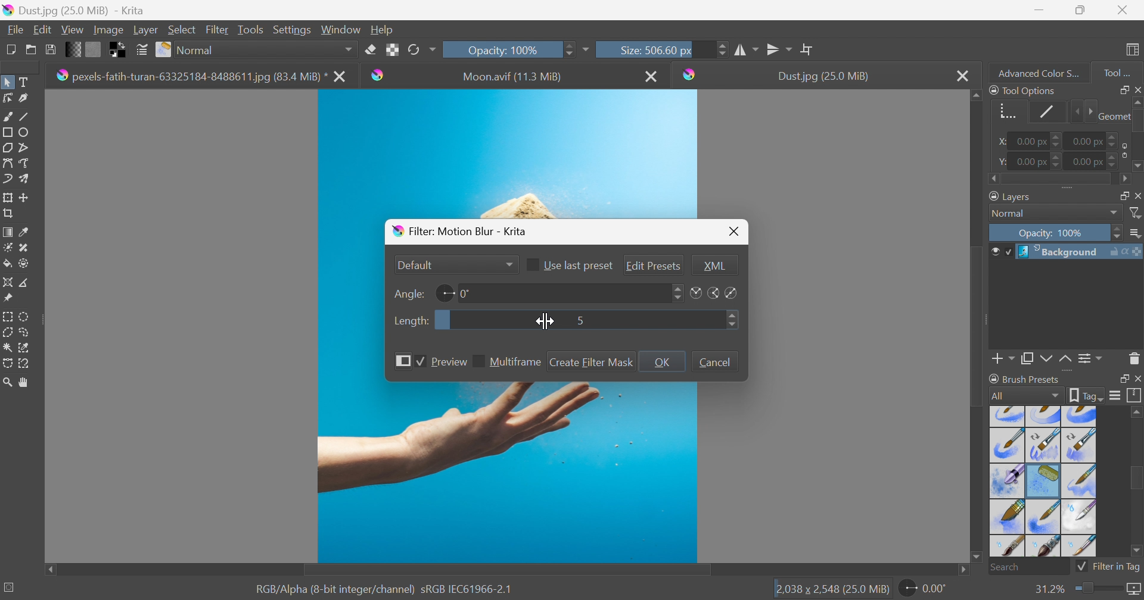 Image resolution: width=1144 pixels, height=600 pixels. Describe the element at coordinates (25, 283) in the screenshot. I see `Measure the distance between two points` at that location.